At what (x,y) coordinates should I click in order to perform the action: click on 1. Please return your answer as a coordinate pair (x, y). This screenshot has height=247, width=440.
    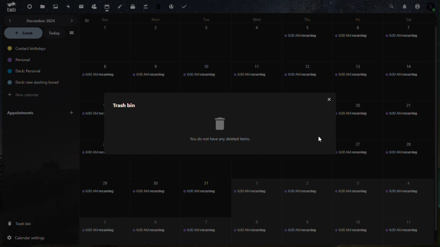
    Looking at the image, I should click on (252, 196).